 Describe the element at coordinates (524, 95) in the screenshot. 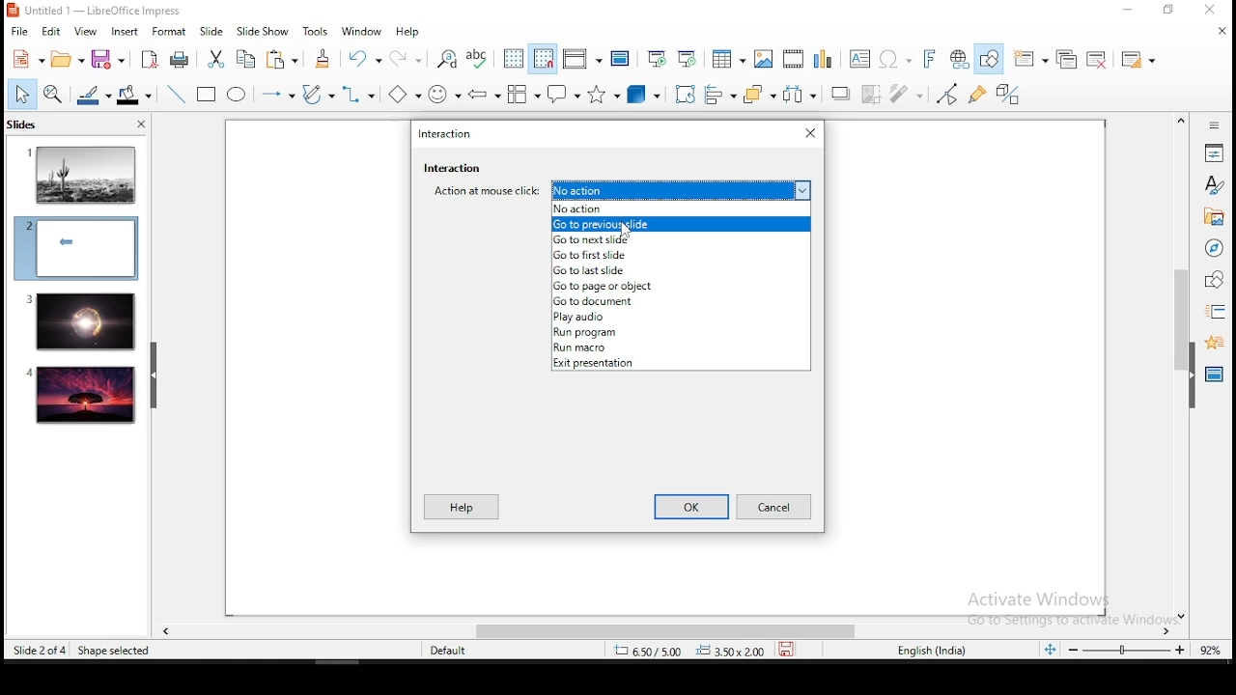

I see `flowchart` at that location.